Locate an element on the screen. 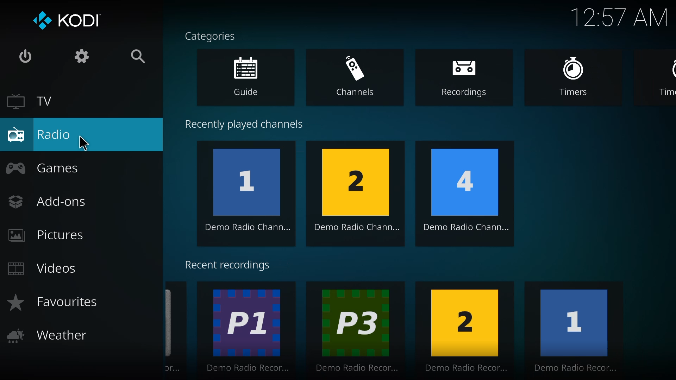 The width and height of the screenshot is (676, 380). 1 Demo Radio Chann... is located at coordinates (246, 193).